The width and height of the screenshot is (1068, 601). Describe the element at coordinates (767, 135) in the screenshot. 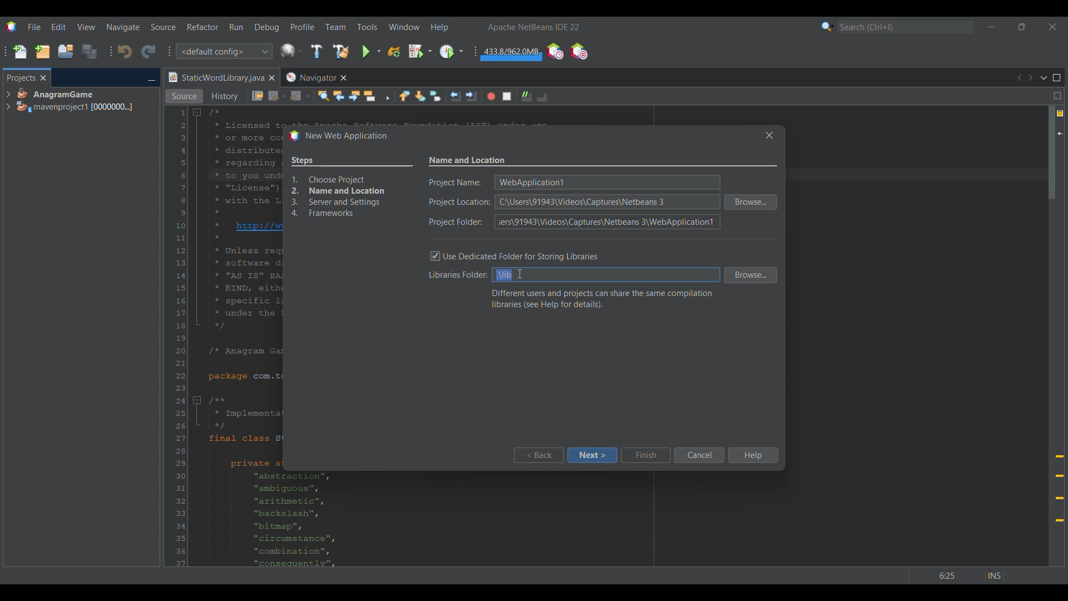

I see `` at that location.